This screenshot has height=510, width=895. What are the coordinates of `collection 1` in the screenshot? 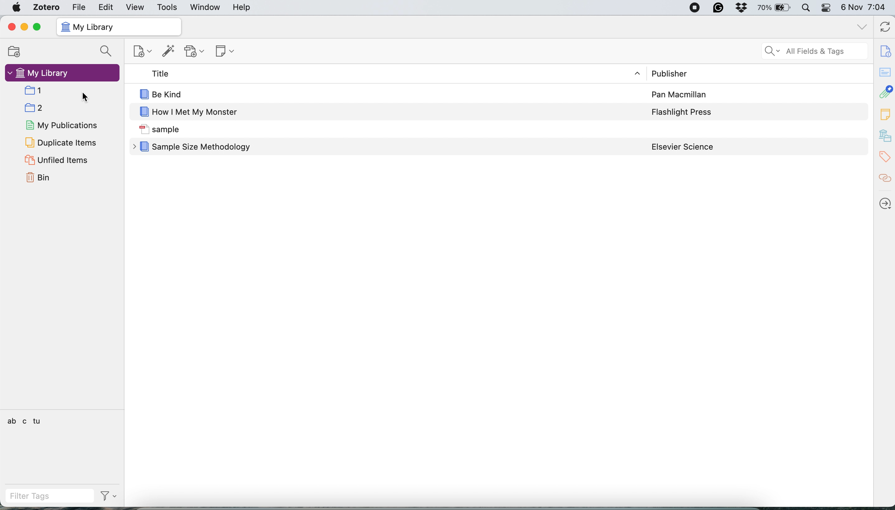 It's located at (36, 91).